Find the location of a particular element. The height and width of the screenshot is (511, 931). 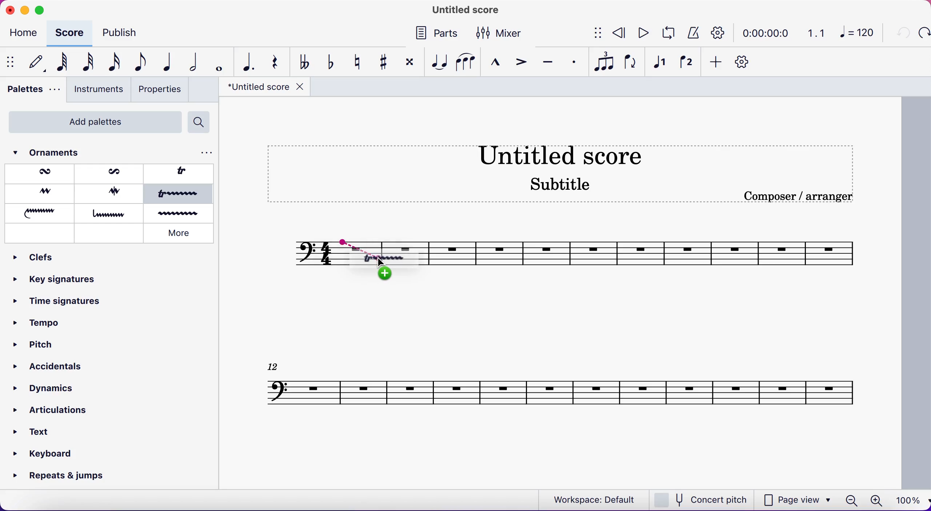

zoom in is located at coordinates (876, 501).